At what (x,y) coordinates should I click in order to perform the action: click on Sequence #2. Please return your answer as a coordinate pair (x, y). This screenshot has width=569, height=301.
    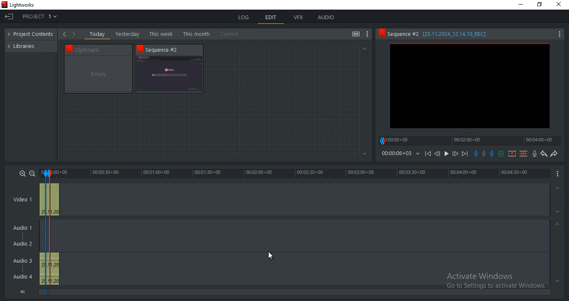
    Looking at the image, I should click on (166, 50).